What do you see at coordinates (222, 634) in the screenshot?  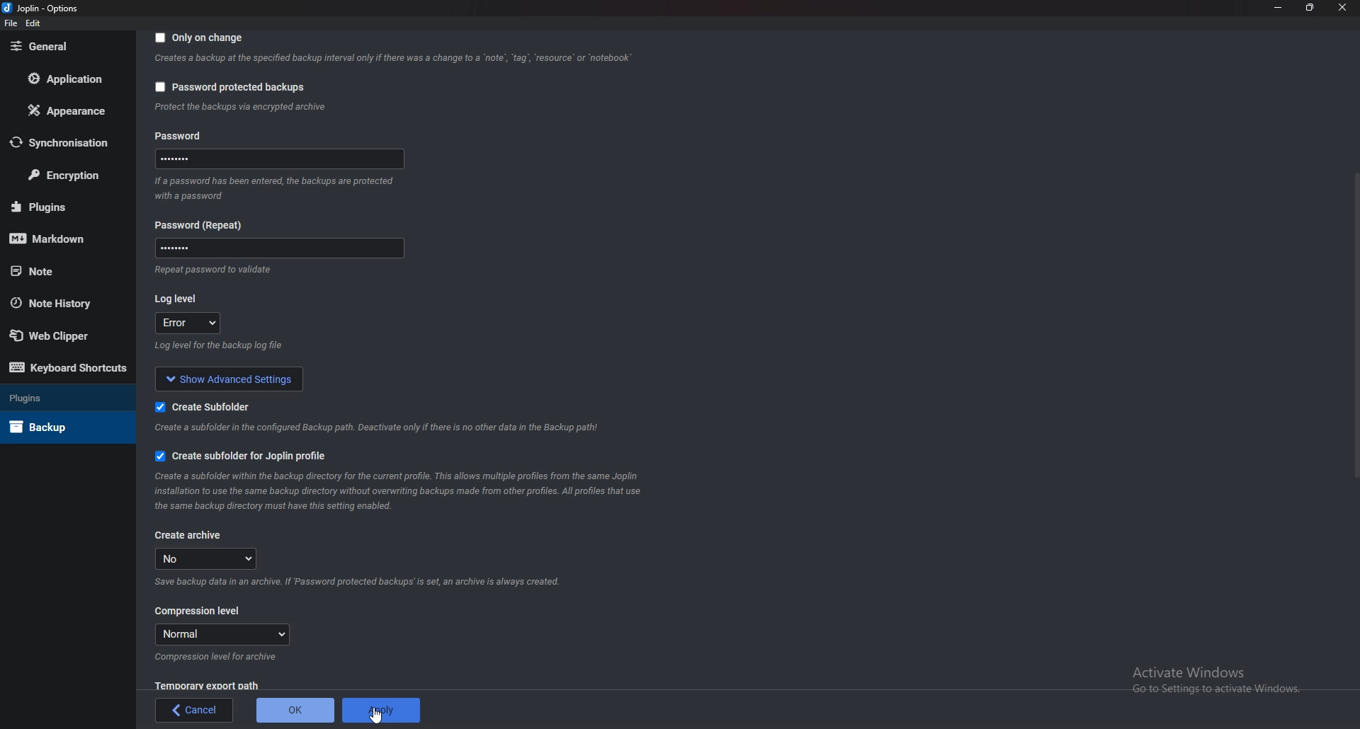 I see `Normal` at bounding box center [222, 634].